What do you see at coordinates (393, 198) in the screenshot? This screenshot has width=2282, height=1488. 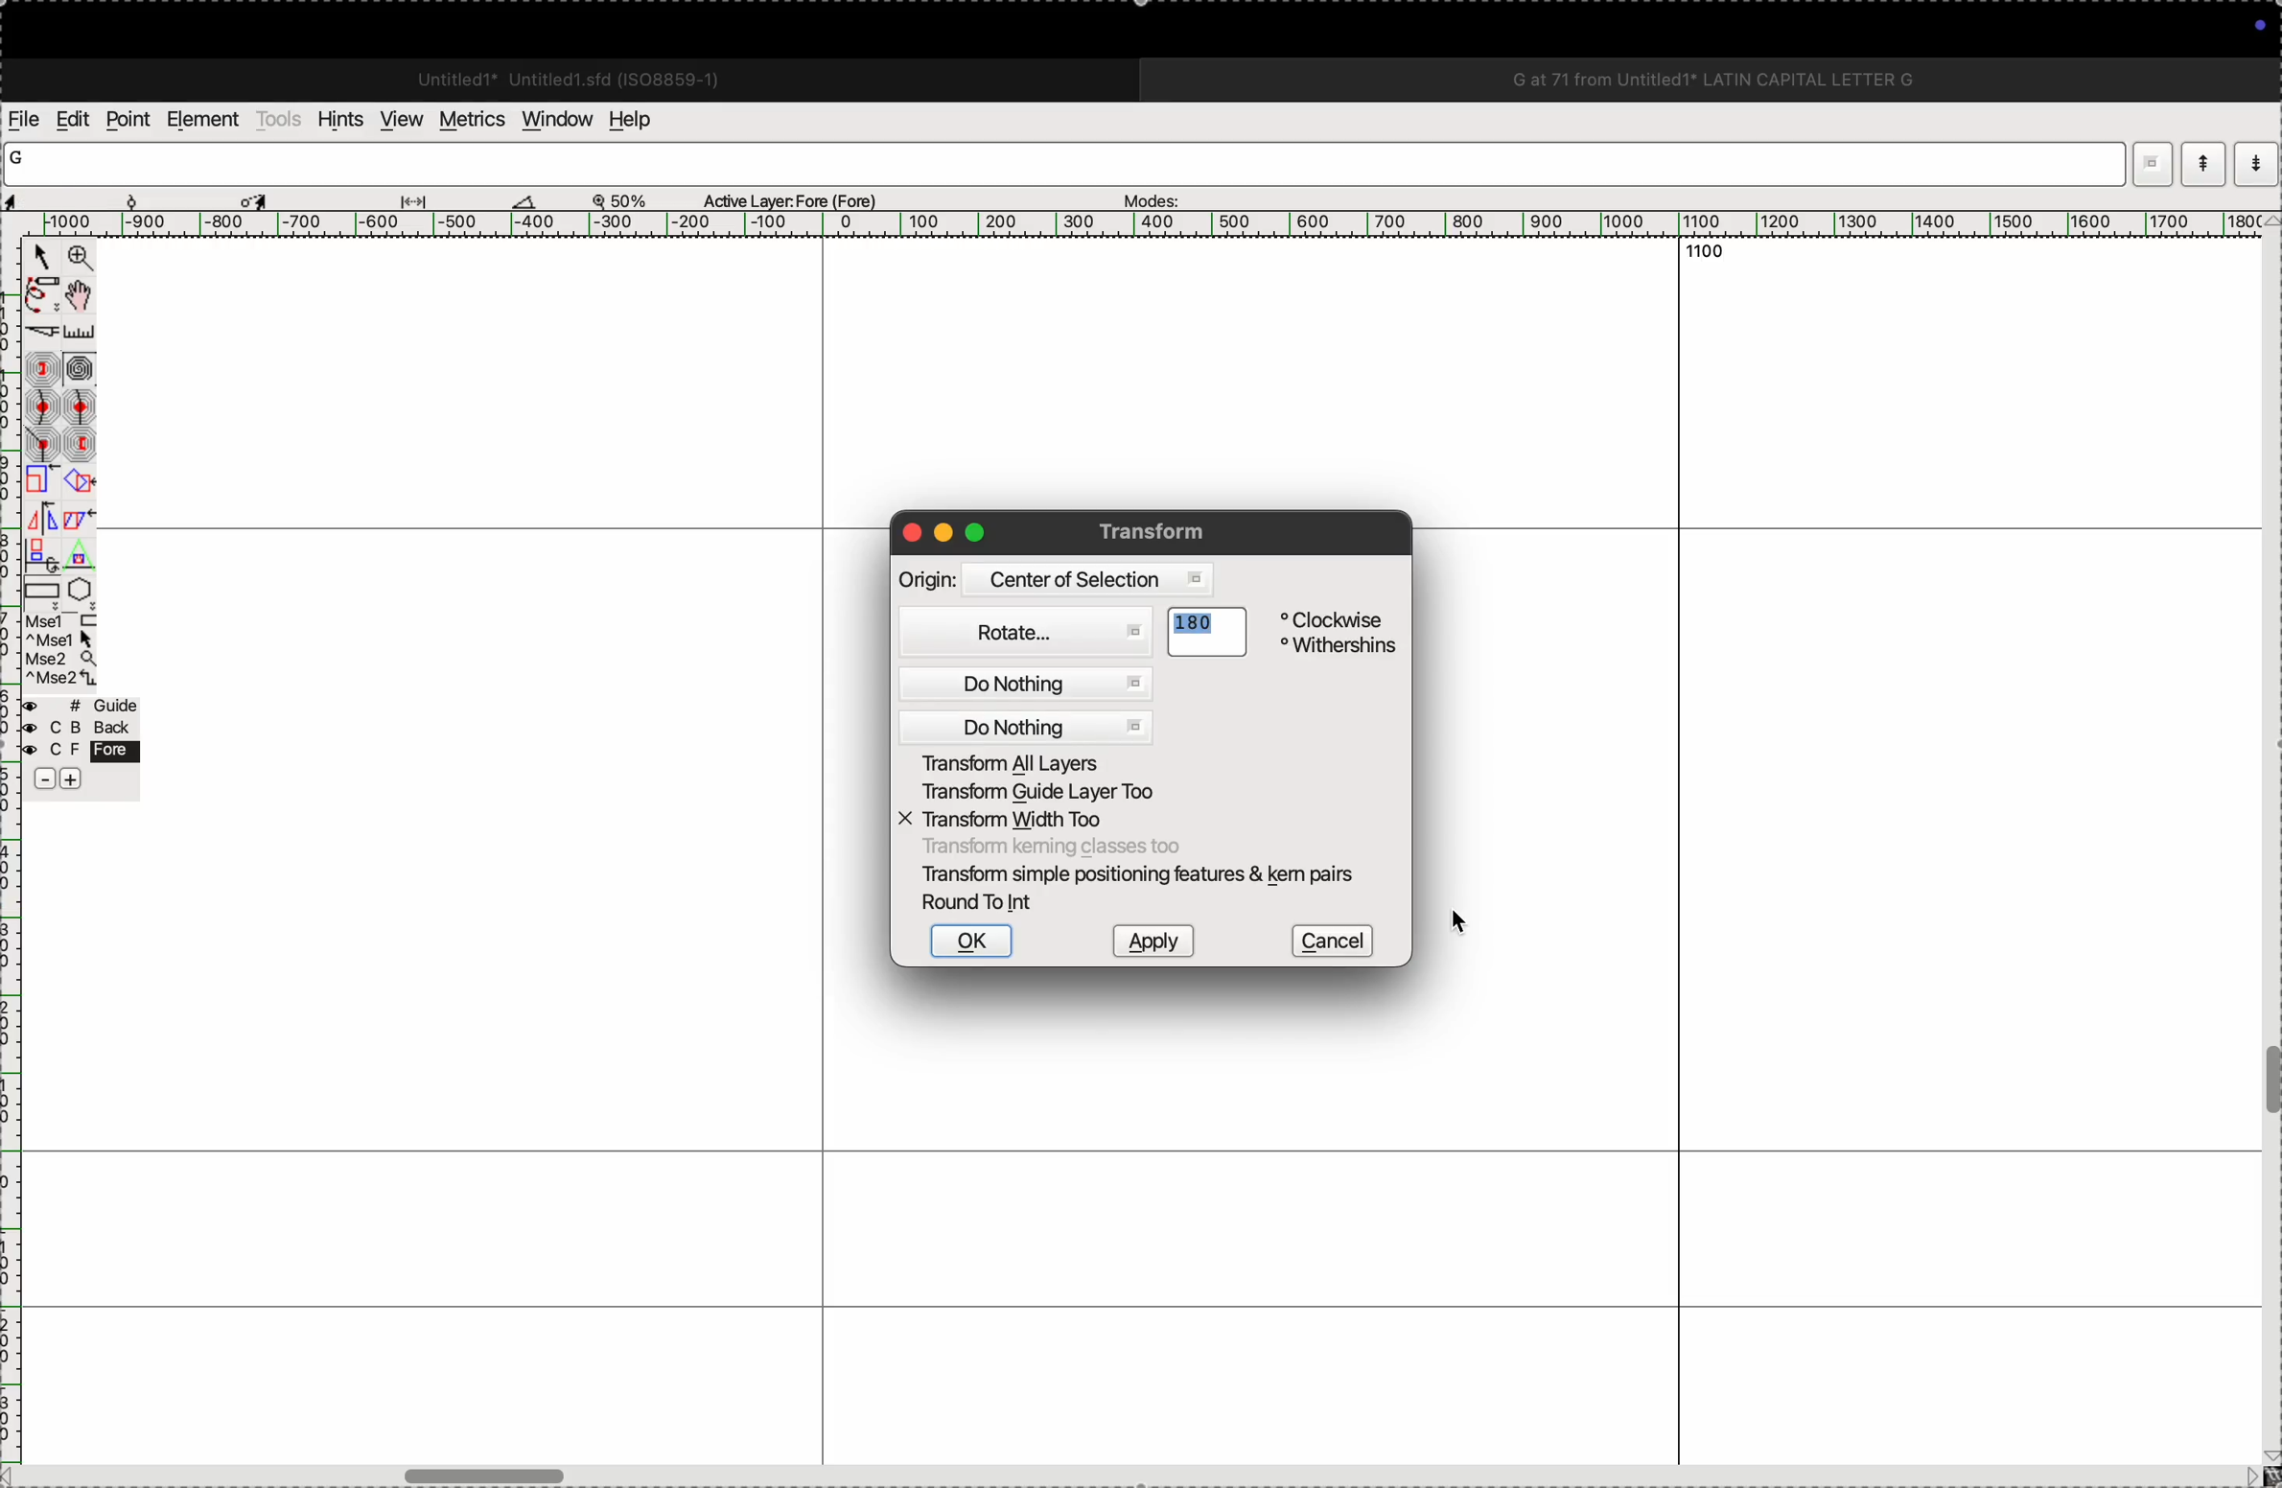 I see `measurements` at bounding box center [393, 198].